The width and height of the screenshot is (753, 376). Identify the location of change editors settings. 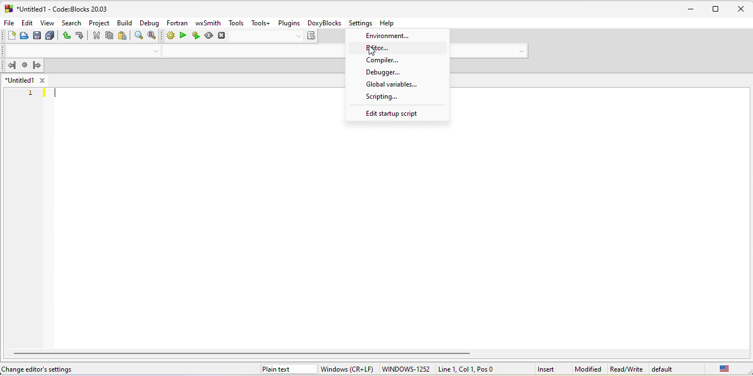
(40, 370).